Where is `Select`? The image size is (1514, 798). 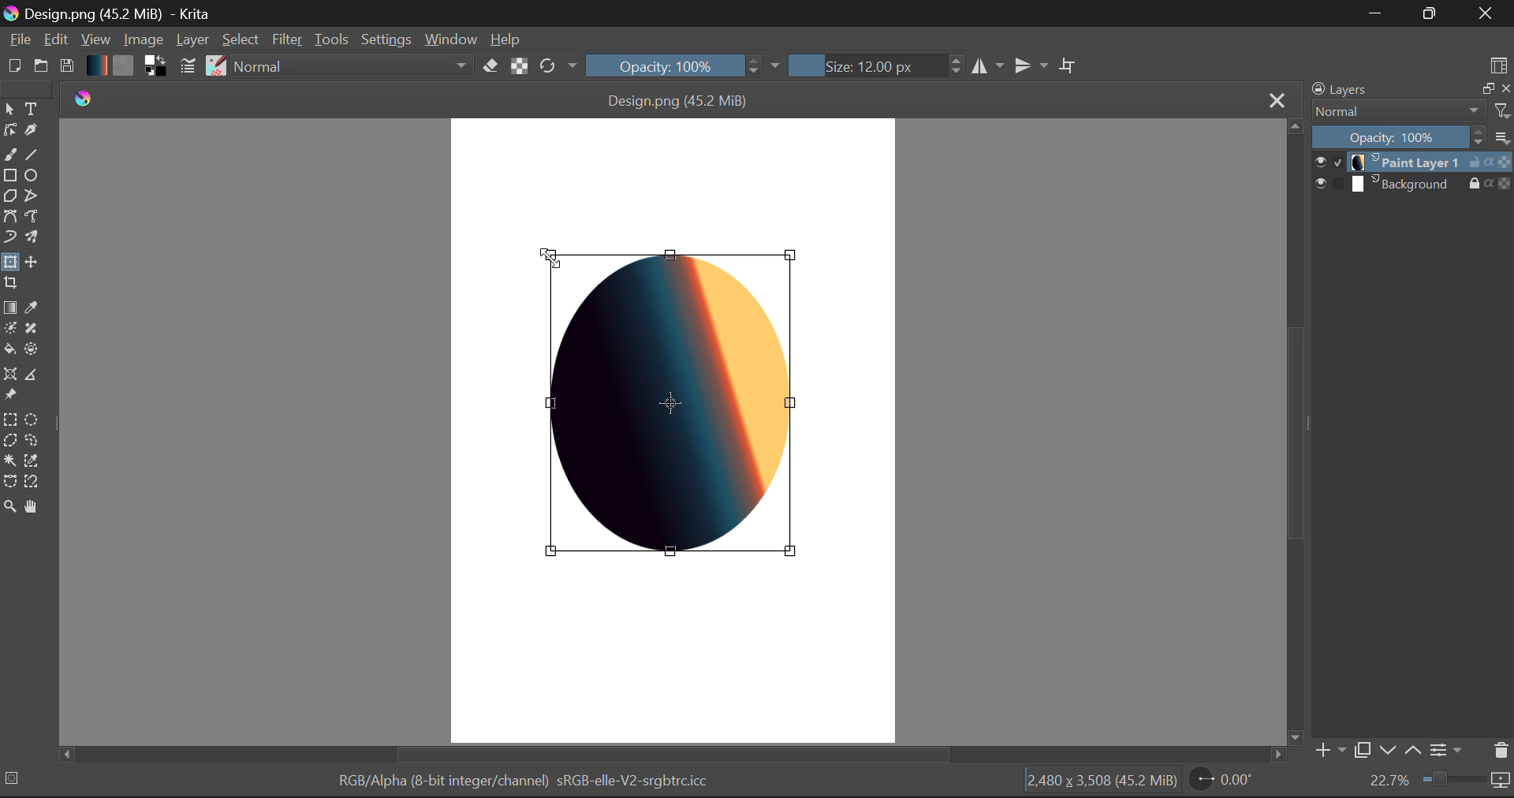 Select is located at coordinates (9, 108).